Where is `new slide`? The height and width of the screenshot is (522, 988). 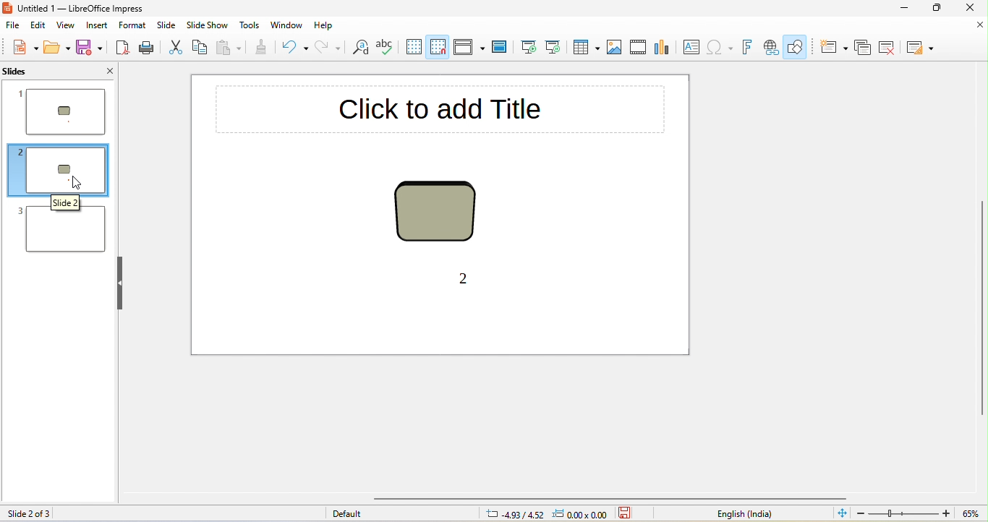
new slide is located at coordinates (832, 46).